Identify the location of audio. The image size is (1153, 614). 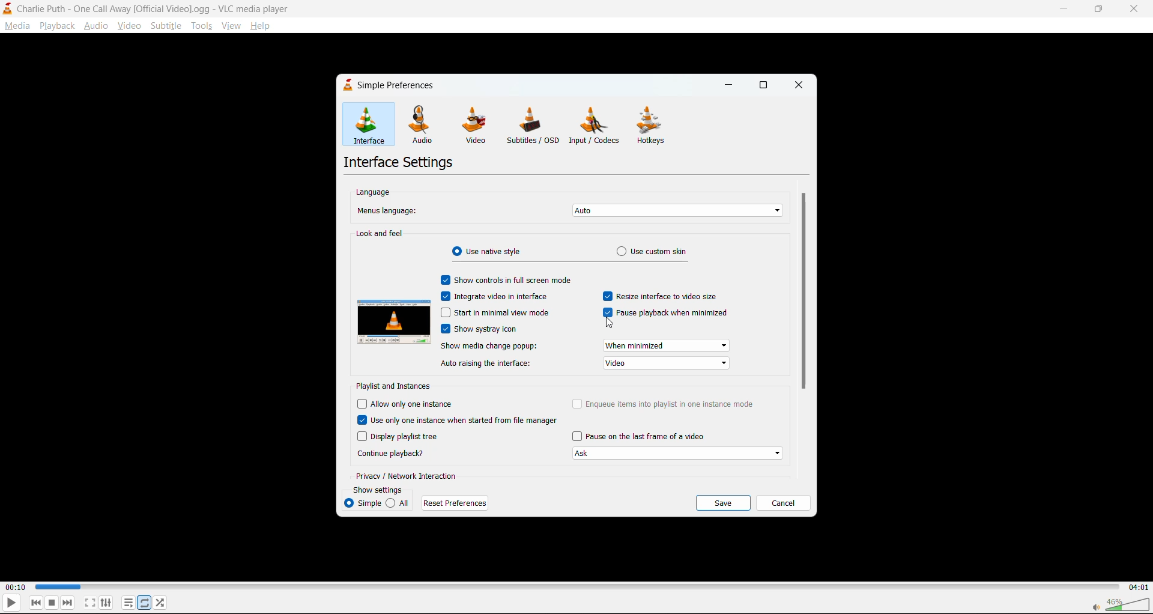
(425, 124).